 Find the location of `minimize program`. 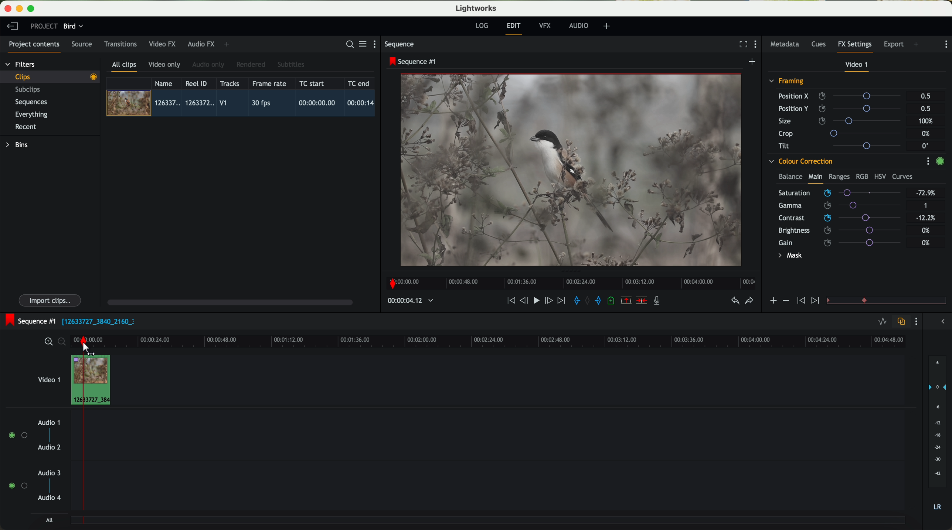

minimize program is located at coordinates (21, 9).